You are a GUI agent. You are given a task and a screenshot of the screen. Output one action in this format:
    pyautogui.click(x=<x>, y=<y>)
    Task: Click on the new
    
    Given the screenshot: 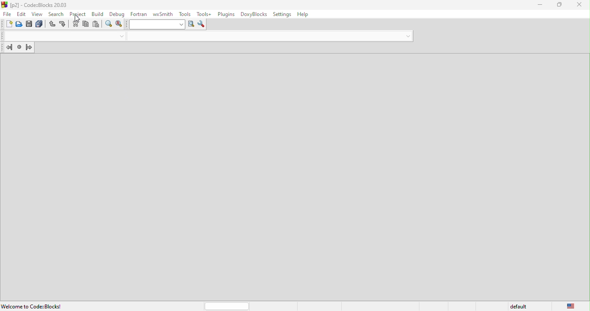 What is the action you would take?
    pyautogui.click(x=6, y=25)
    